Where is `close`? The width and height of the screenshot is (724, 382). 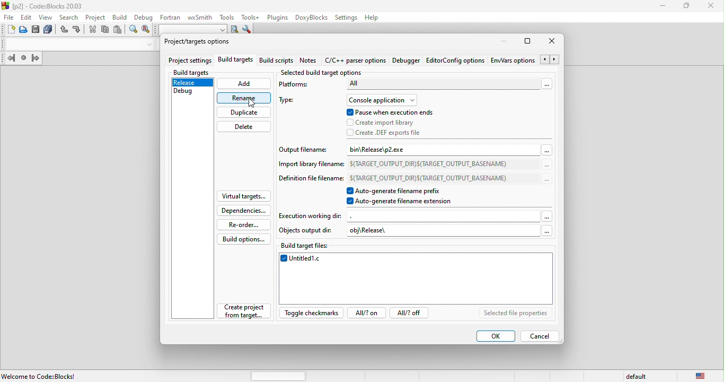 close is located at coordinates (555, 42).